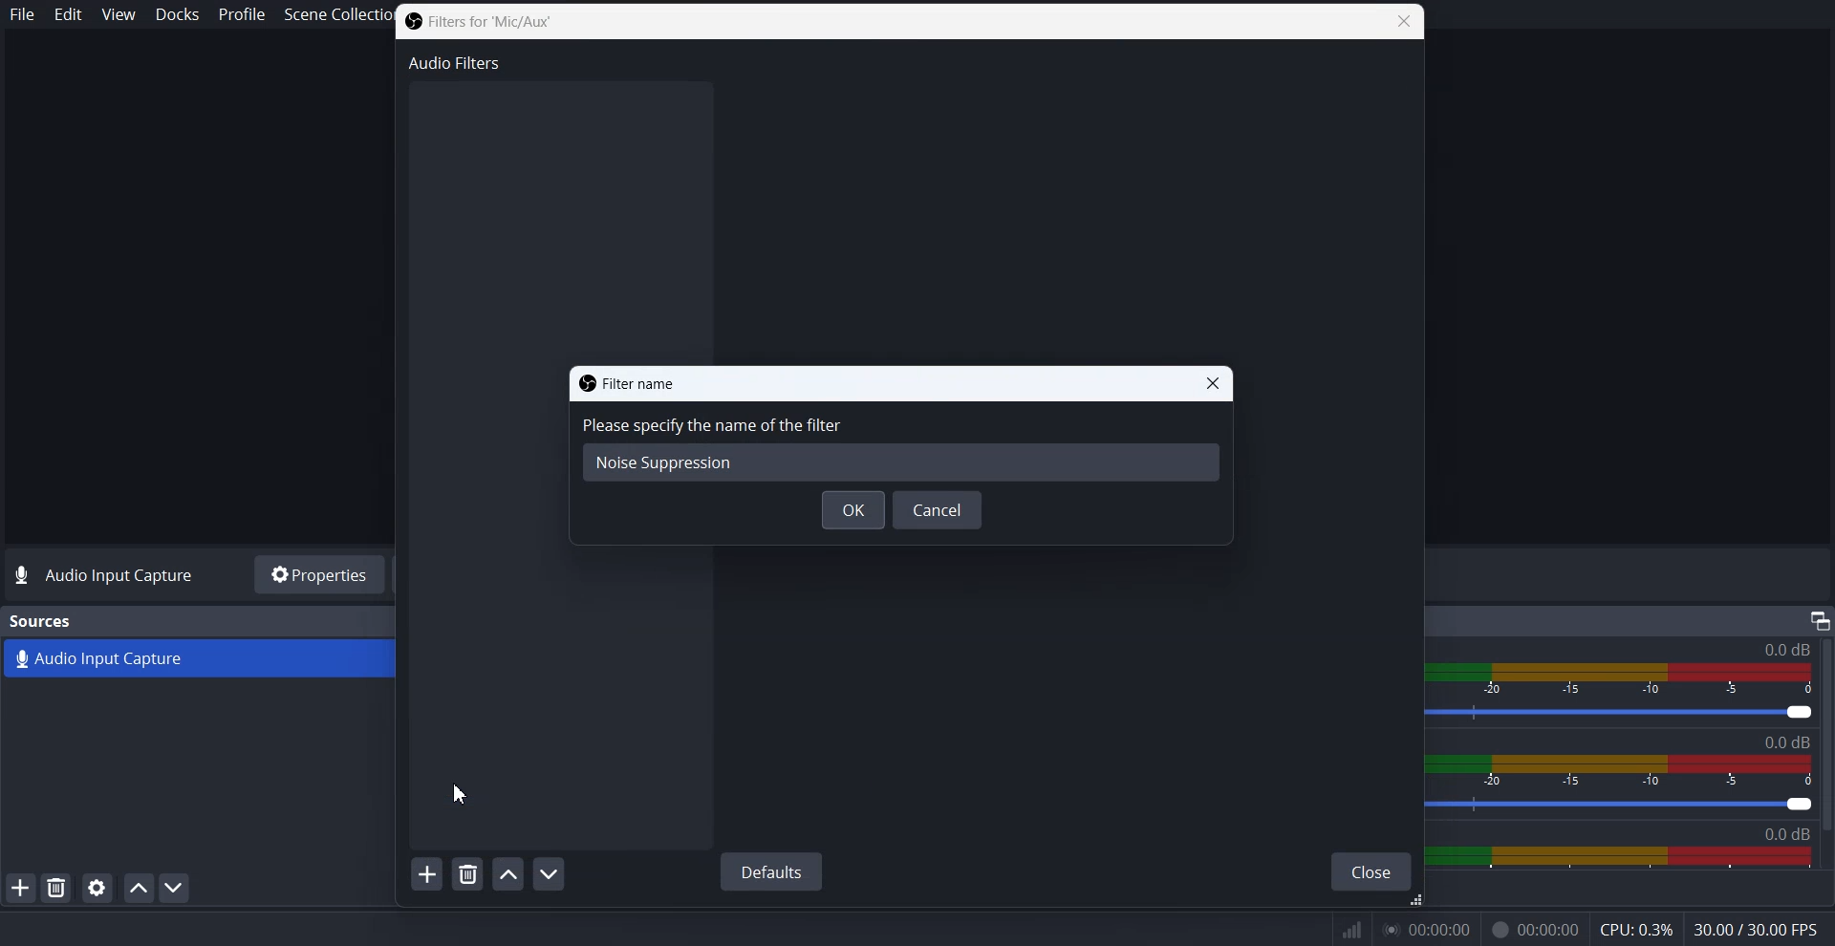  Describe the element at coordinates (1635, 772) in the screenshot. I see `Volume Indicator` at that location.